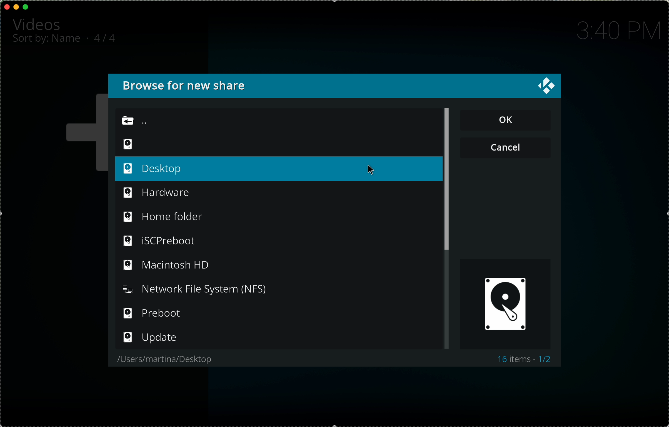 This screenshot has height=427, width=669. I want to click on 4/4, so click(108, 37).